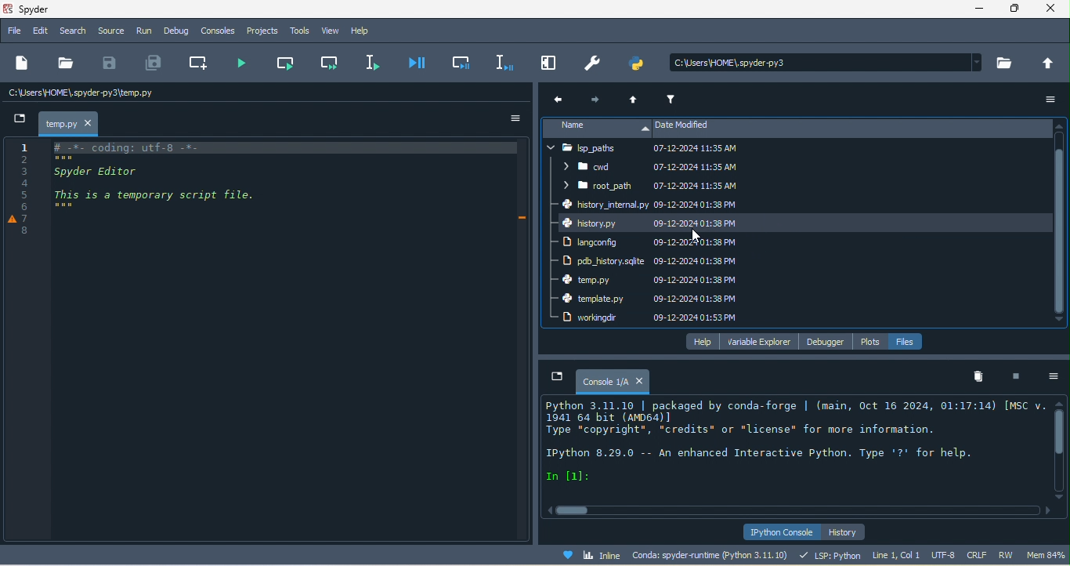  What do you see at coordinates (1053, 377) in the screenshot?
I see `option` at bounding box center [1053, 377].